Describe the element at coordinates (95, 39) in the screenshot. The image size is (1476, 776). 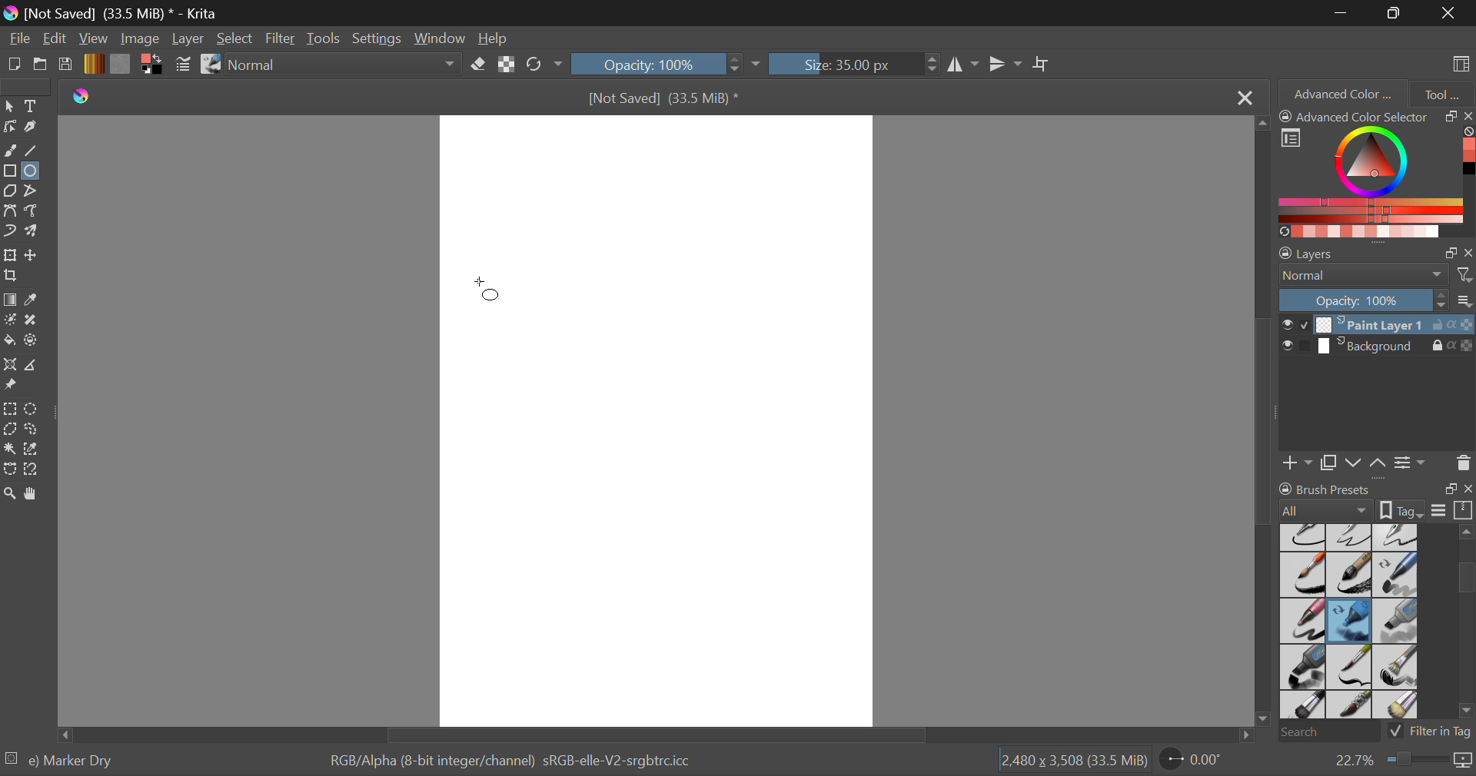
I see `View` at that location.